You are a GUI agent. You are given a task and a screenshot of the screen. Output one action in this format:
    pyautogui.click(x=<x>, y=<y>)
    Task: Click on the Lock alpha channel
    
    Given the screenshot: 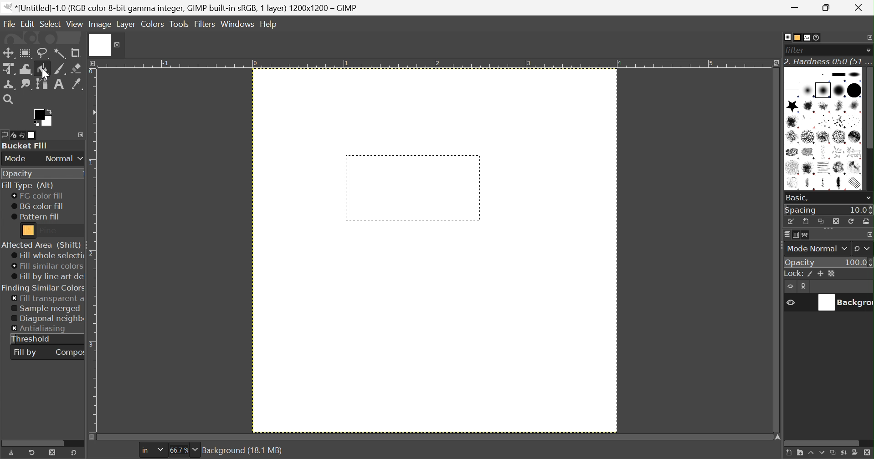 What is the action you would take?
    pyautogui.click(x=832, y=274)
    